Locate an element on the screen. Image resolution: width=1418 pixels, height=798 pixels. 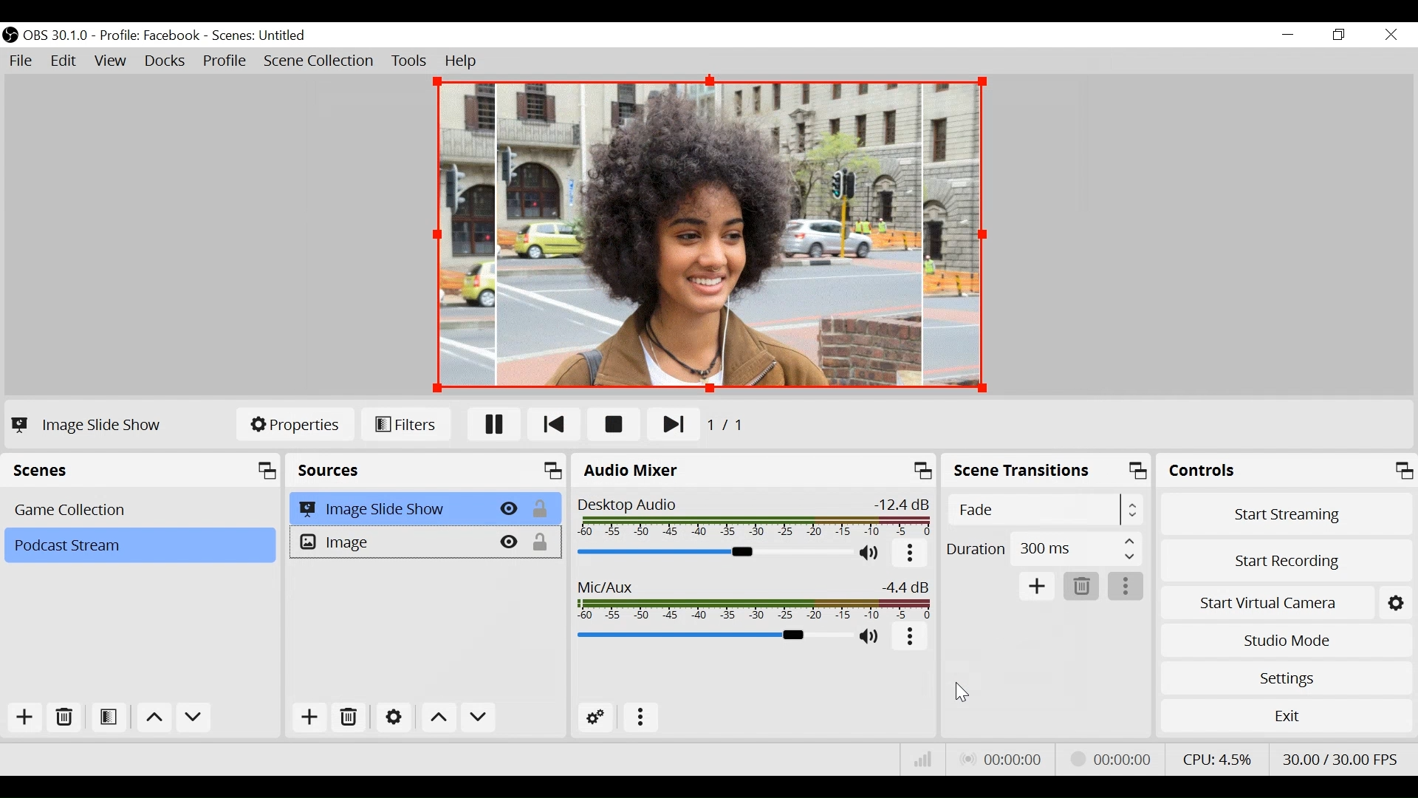
Add Scene Transition is located at coordinates (1036, 587).